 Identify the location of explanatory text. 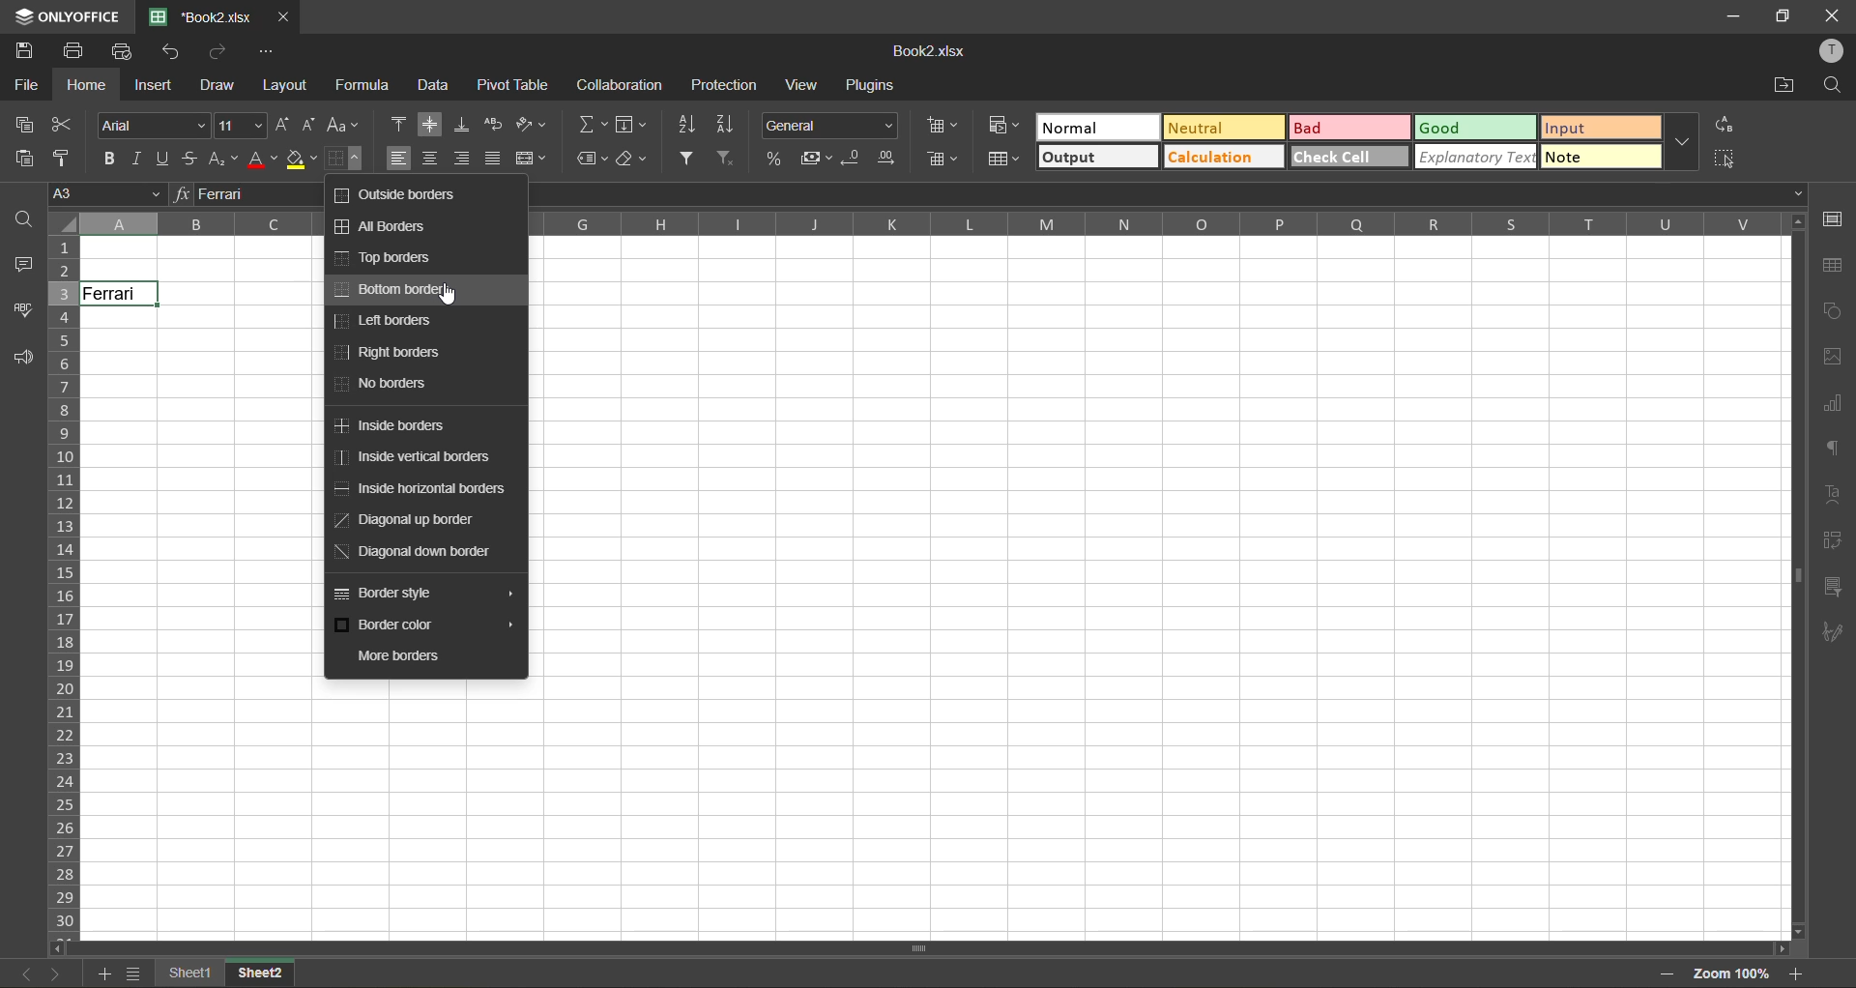
(1469, 158).